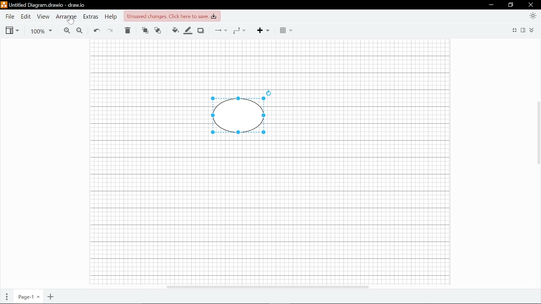 The width and height of the screenshot is (541, 304). I want to click on View, so click(12, 30).